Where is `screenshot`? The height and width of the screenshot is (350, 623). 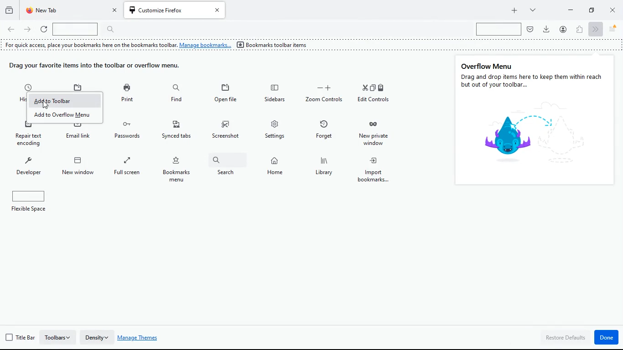
screenshot is located at coordinates (227, 129).